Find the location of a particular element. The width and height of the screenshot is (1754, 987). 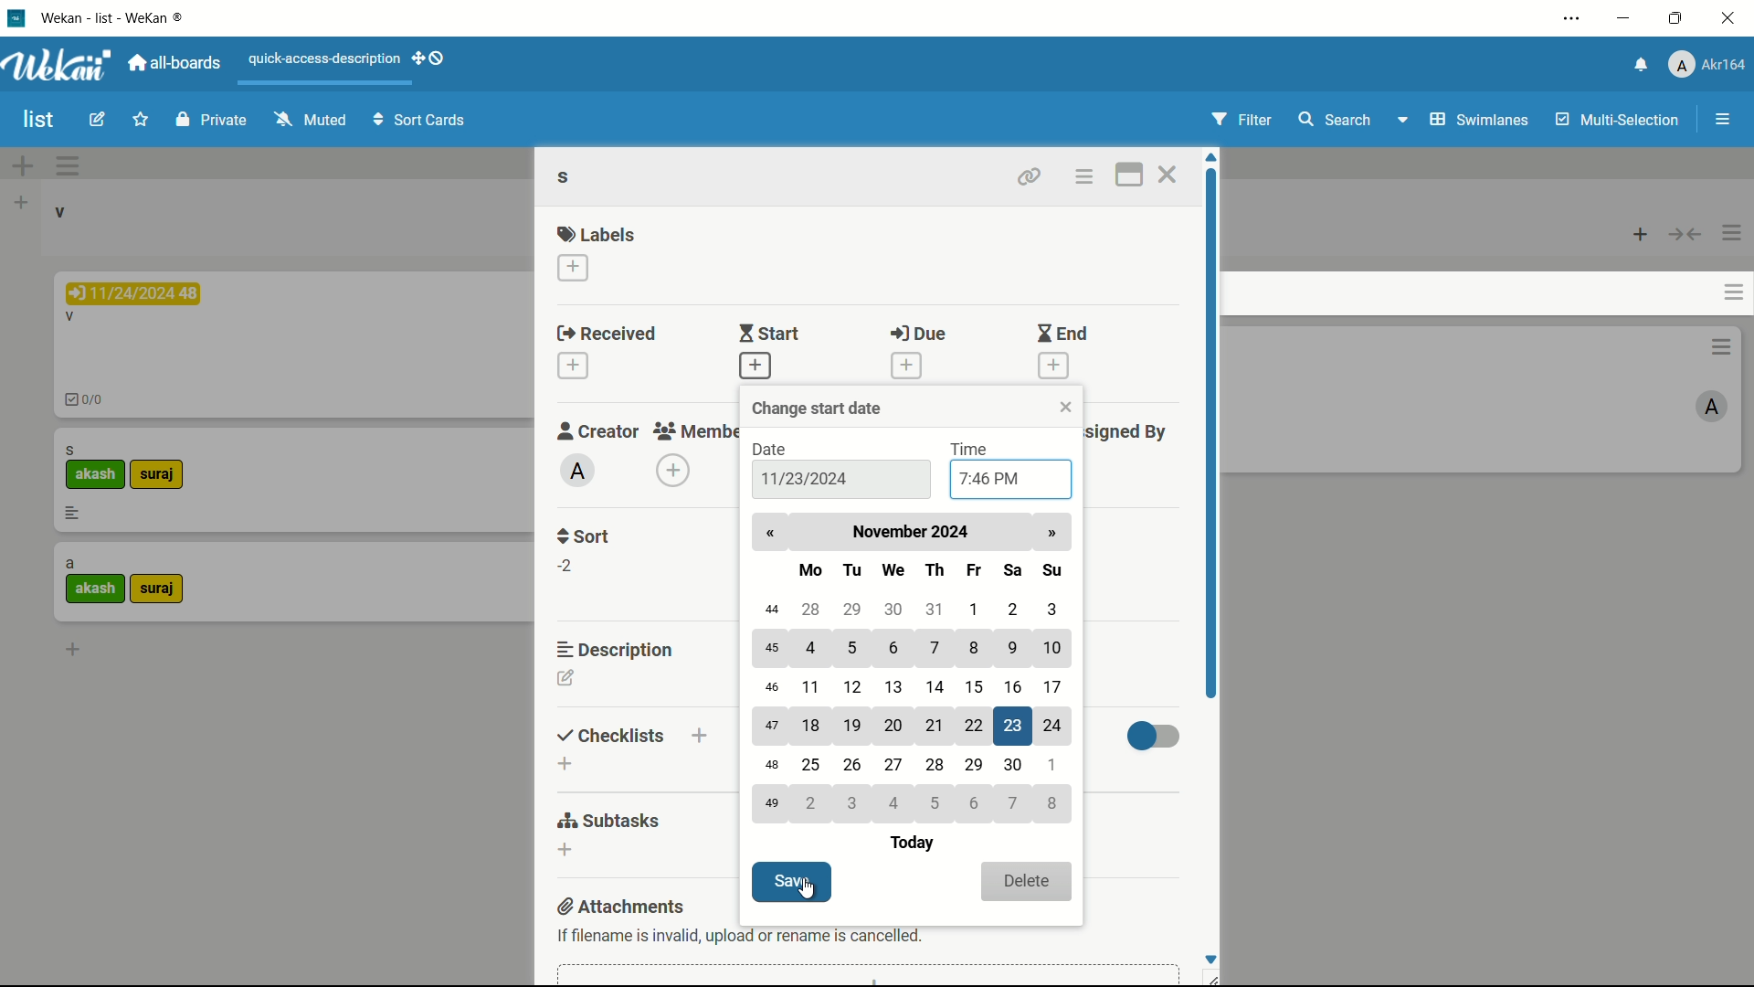

-2 is located at coordinates (569, 566).